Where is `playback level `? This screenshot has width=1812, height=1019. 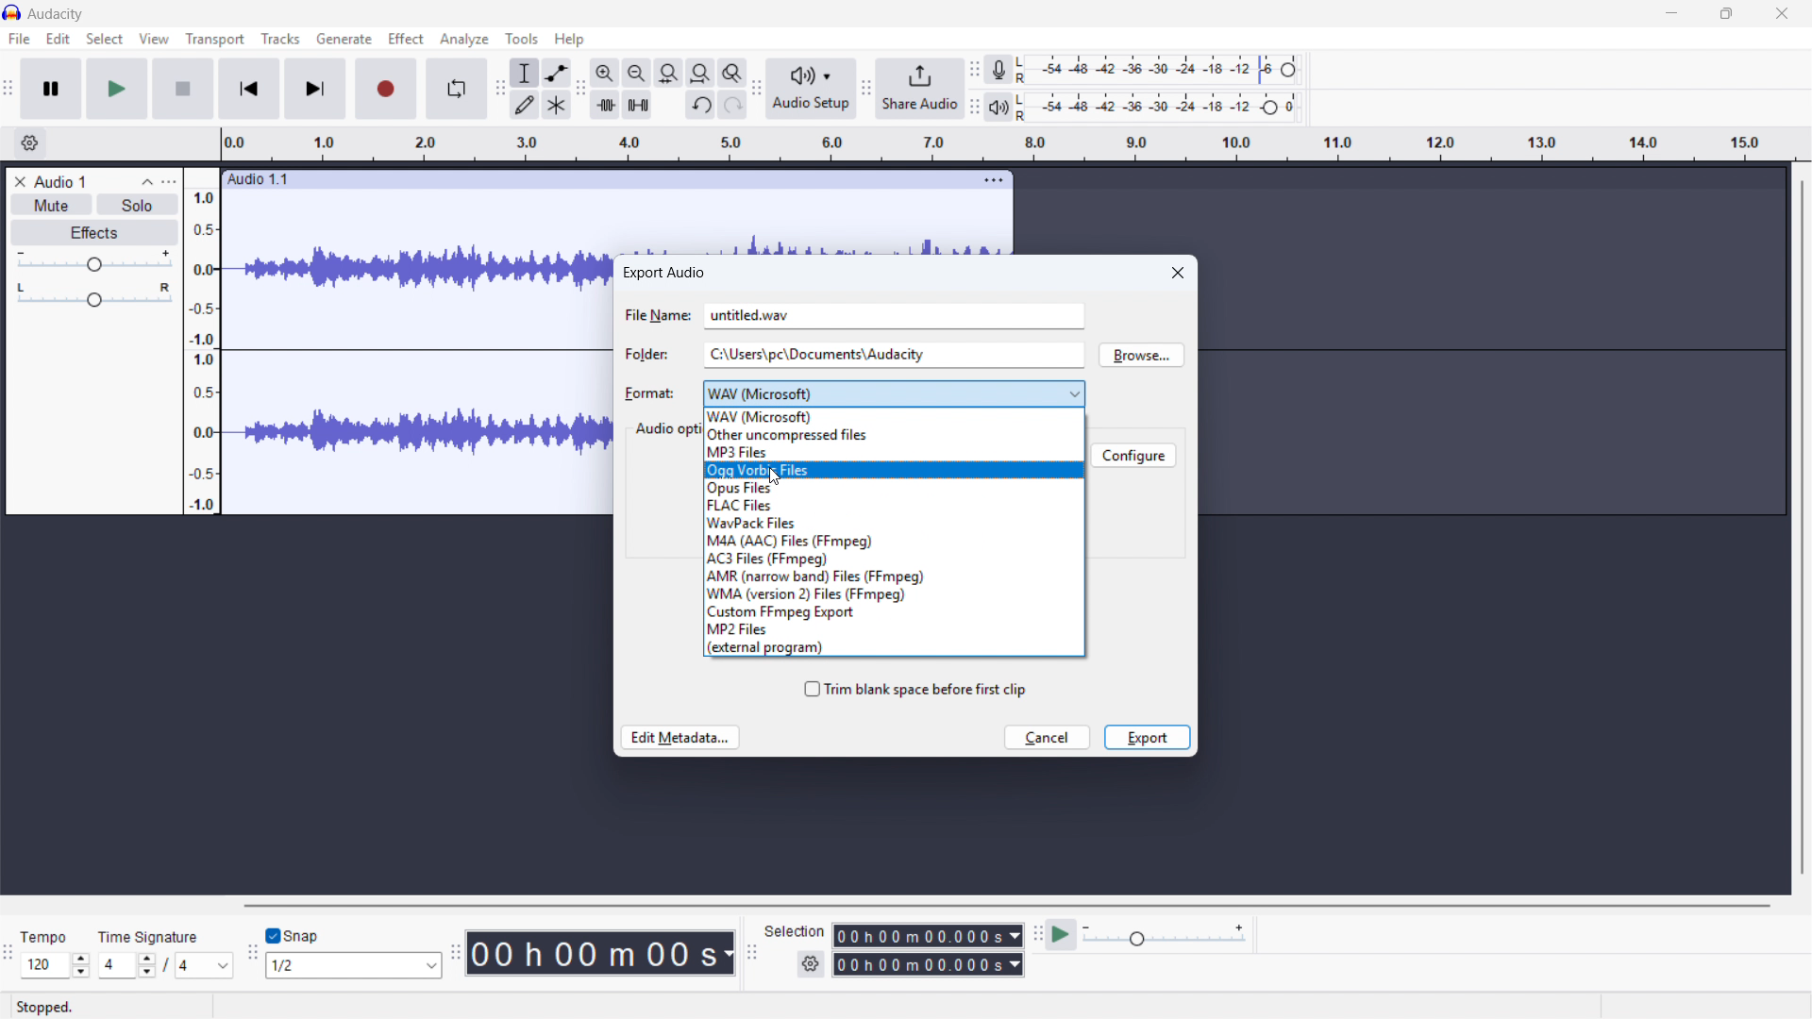
playback level  is located at coordinates (1164, 108).